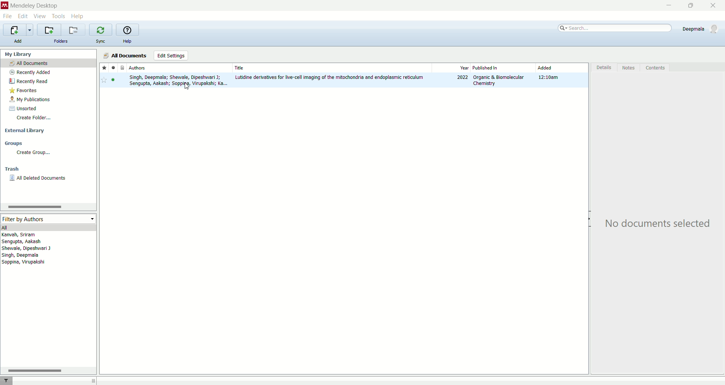 The width and height of the screenshot is (725, 385). I want to click on close, so click(713, 6).